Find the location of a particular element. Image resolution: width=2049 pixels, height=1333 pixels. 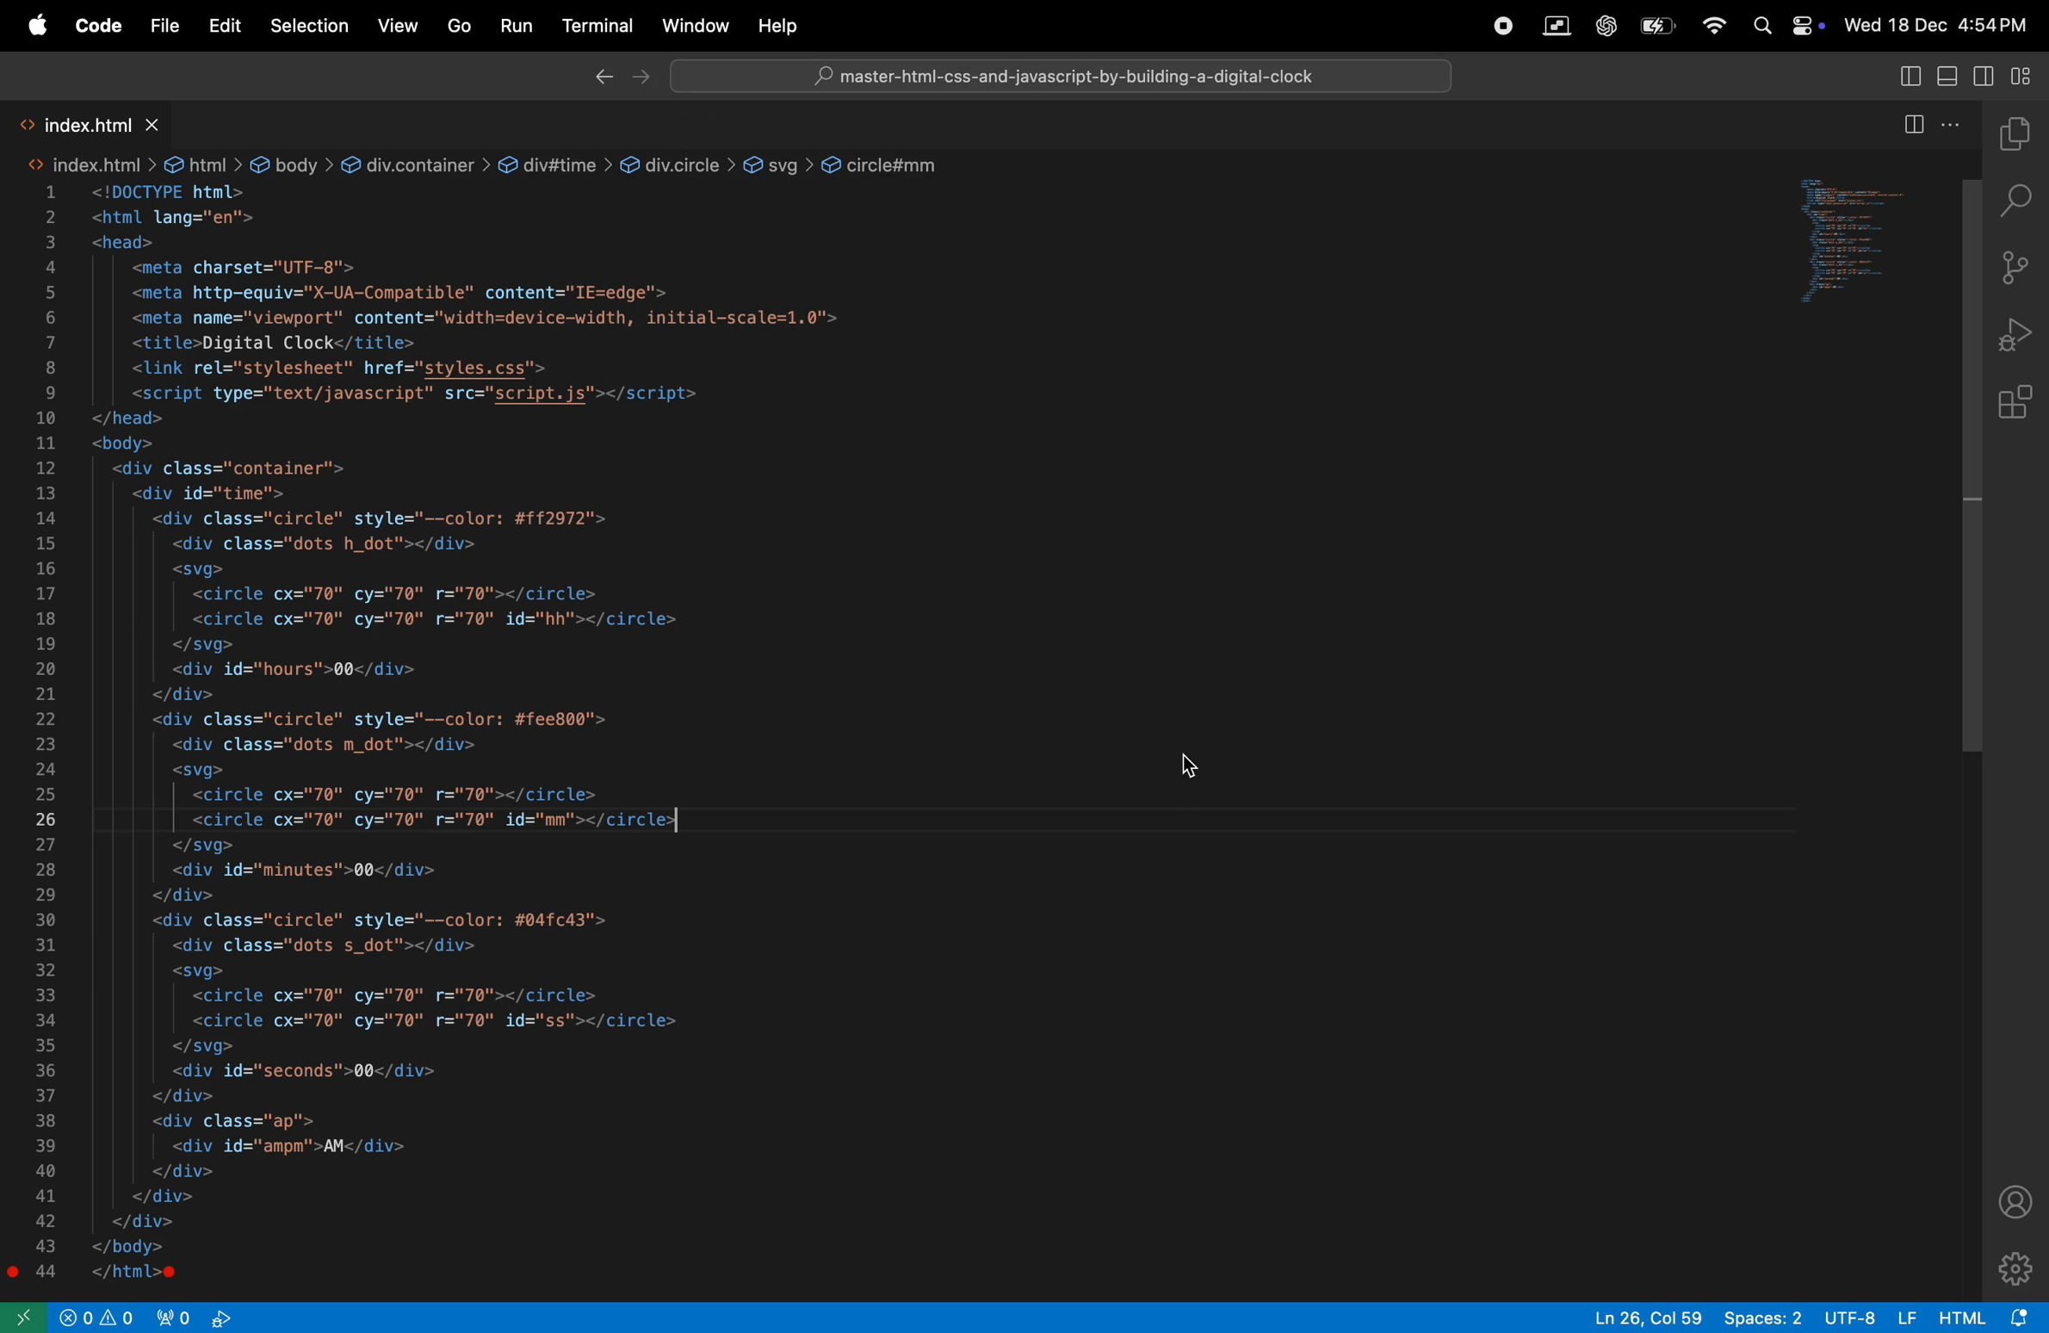

Wed 18 Dec 4:54PM is located at coordinates (1938, 24).